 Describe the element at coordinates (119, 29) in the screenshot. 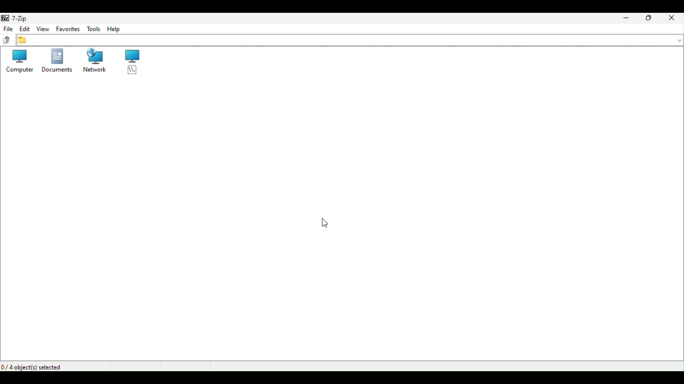

I see `Help` at that location.